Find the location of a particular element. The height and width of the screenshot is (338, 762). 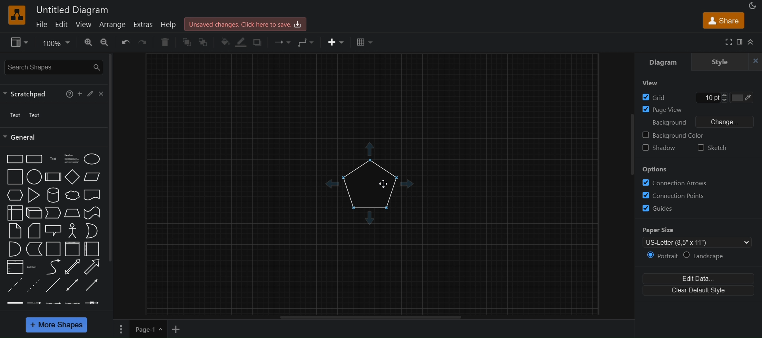

help is located at coordinates (69, 94).